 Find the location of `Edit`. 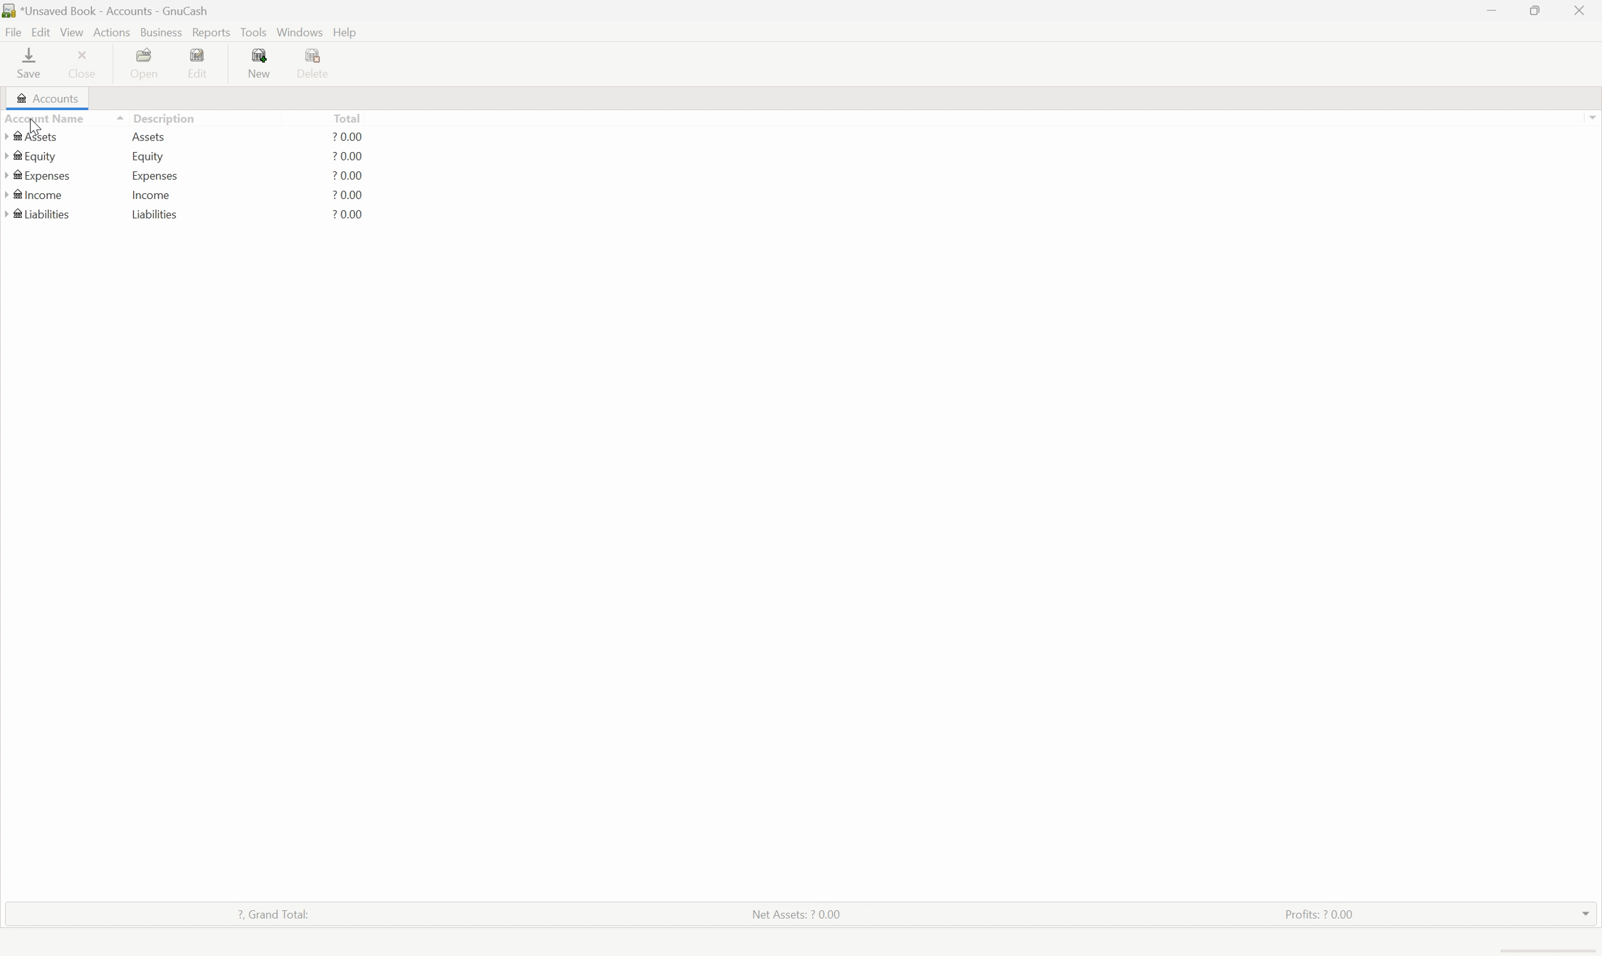

Edit is located at coordinates (40, 31).